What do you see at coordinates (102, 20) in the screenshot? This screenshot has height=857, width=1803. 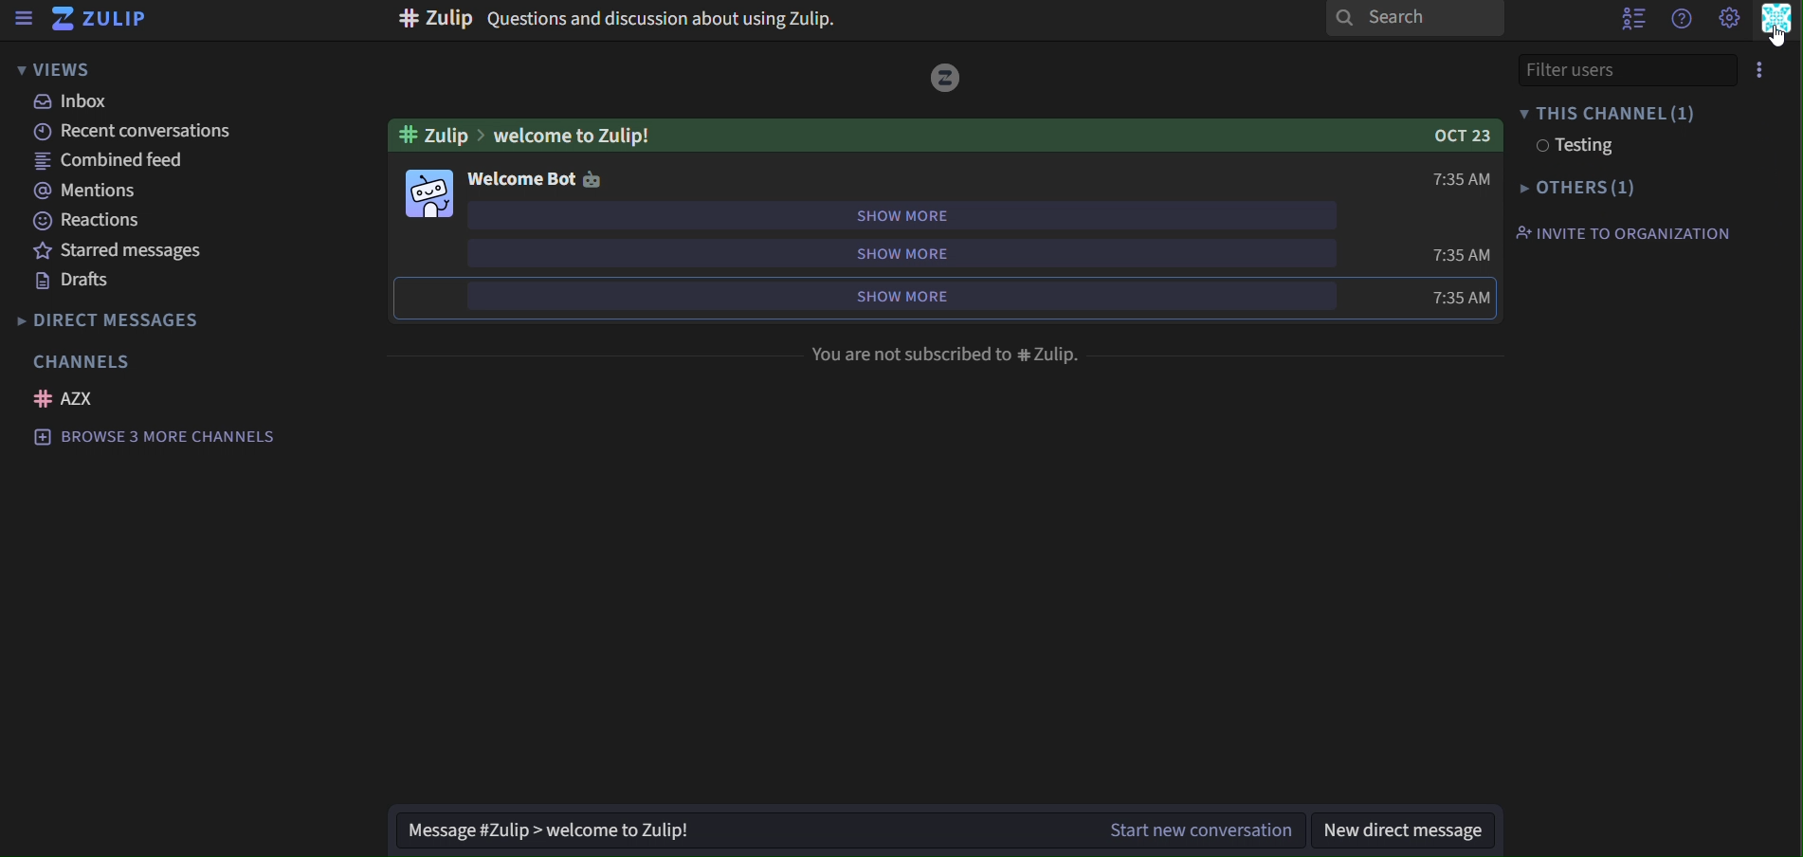 I see `zulip` at bounding box center [102, 20].